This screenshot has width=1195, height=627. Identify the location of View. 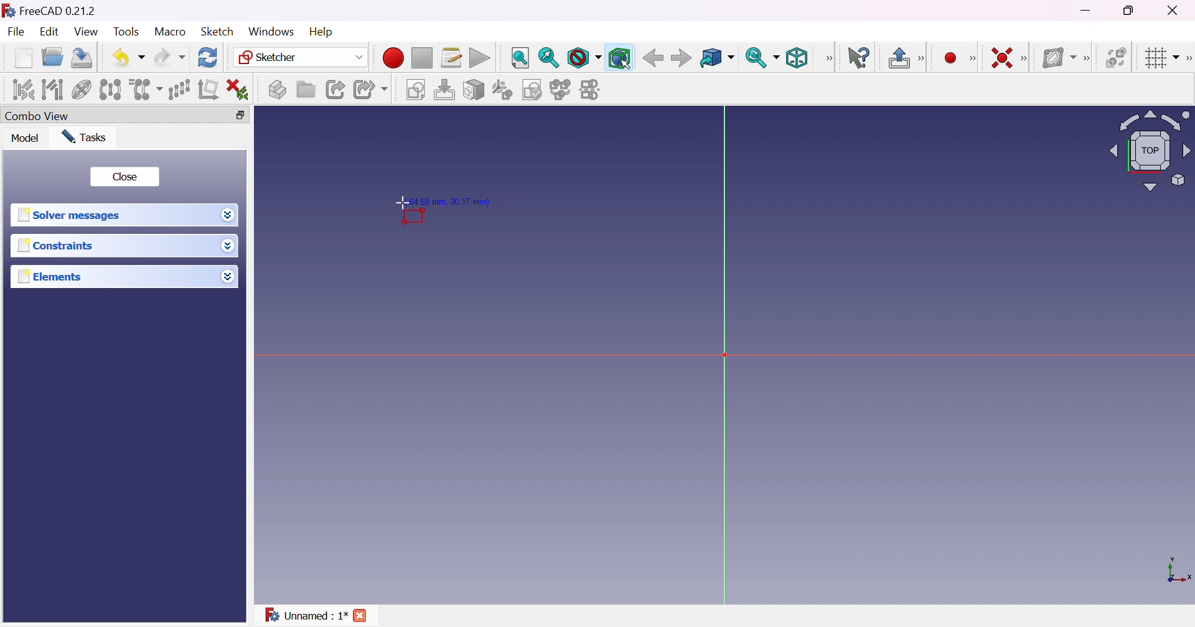
(828, 59).